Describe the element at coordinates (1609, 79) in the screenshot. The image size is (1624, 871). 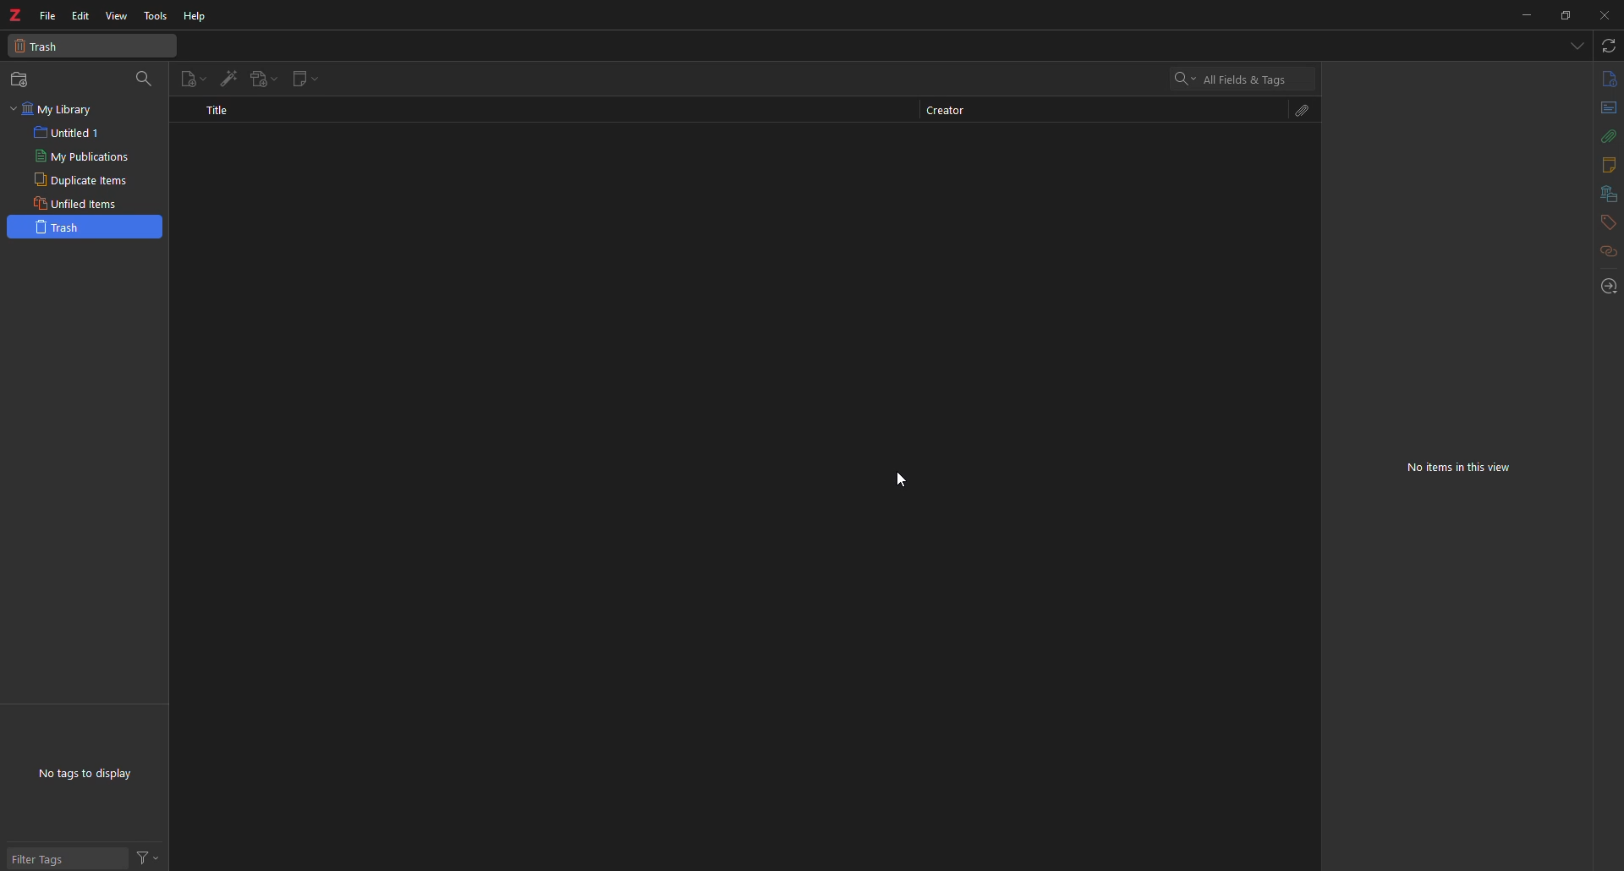
I see `info` at that location.